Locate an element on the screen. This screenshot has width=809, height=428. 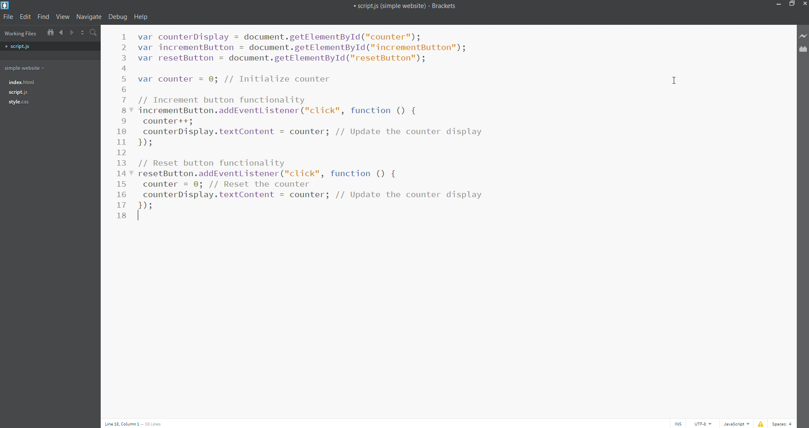
script.js is located at coordinates (19, 92).